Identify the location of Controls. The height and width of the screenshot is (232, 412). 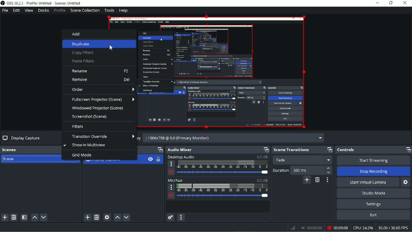
(347, 150).